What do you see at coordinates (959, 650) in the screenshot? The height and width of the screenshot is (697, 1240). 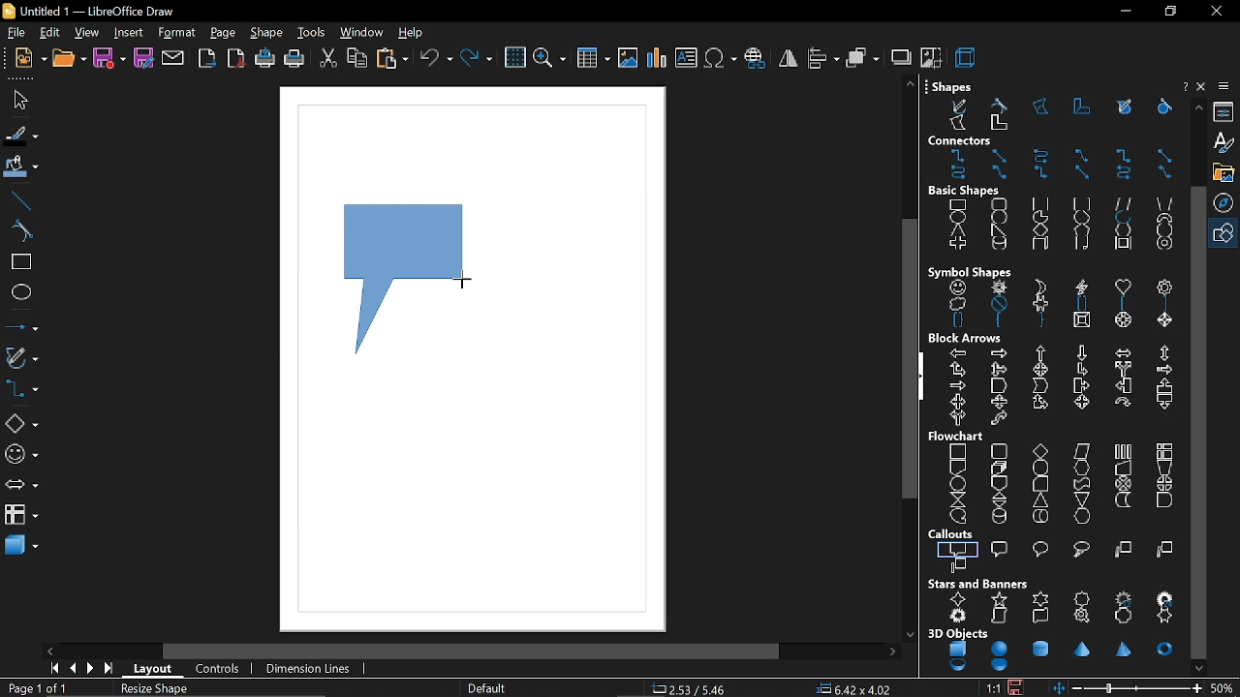 I see `cube` at bounding box center [959, 650].